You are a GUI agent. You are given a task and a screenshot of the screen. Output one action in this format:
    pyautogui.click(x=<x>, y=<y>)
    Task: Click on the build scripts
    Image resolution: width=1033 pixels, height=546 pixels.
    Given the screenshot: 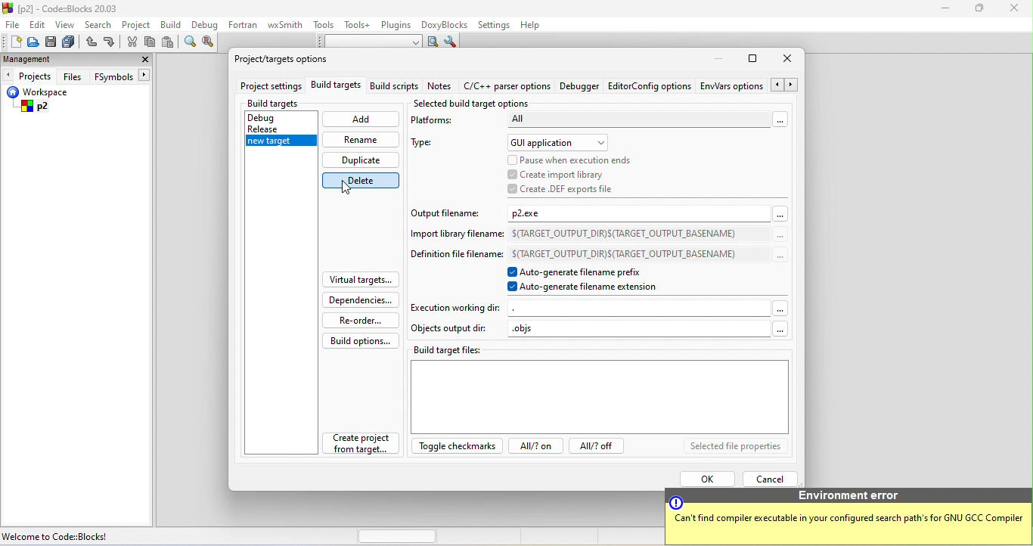 What is the action you would take?
    pyautogui.click(x=393, y=88)
    